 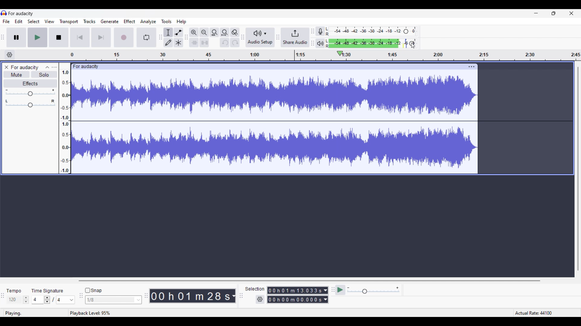 What do you see at coordinates (169, 43) in the screenshot?
I see `Draw tool` at bounding box center [169, 43].